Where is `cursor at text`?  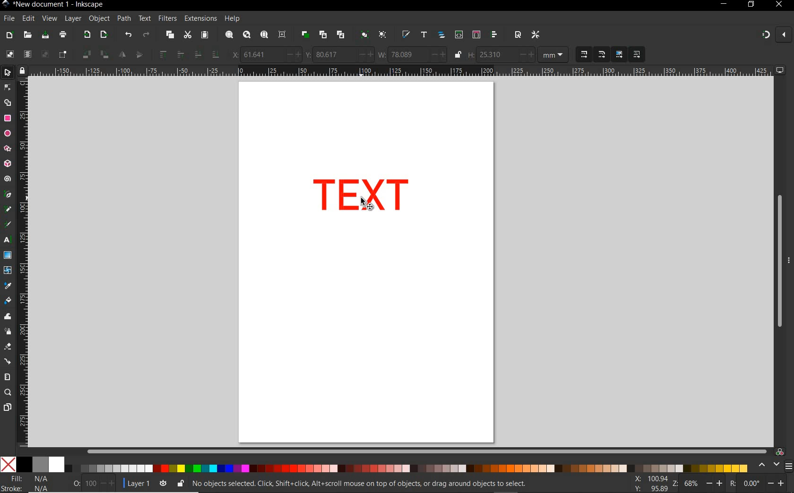
cursor at text is located at coordinates (368, 204).